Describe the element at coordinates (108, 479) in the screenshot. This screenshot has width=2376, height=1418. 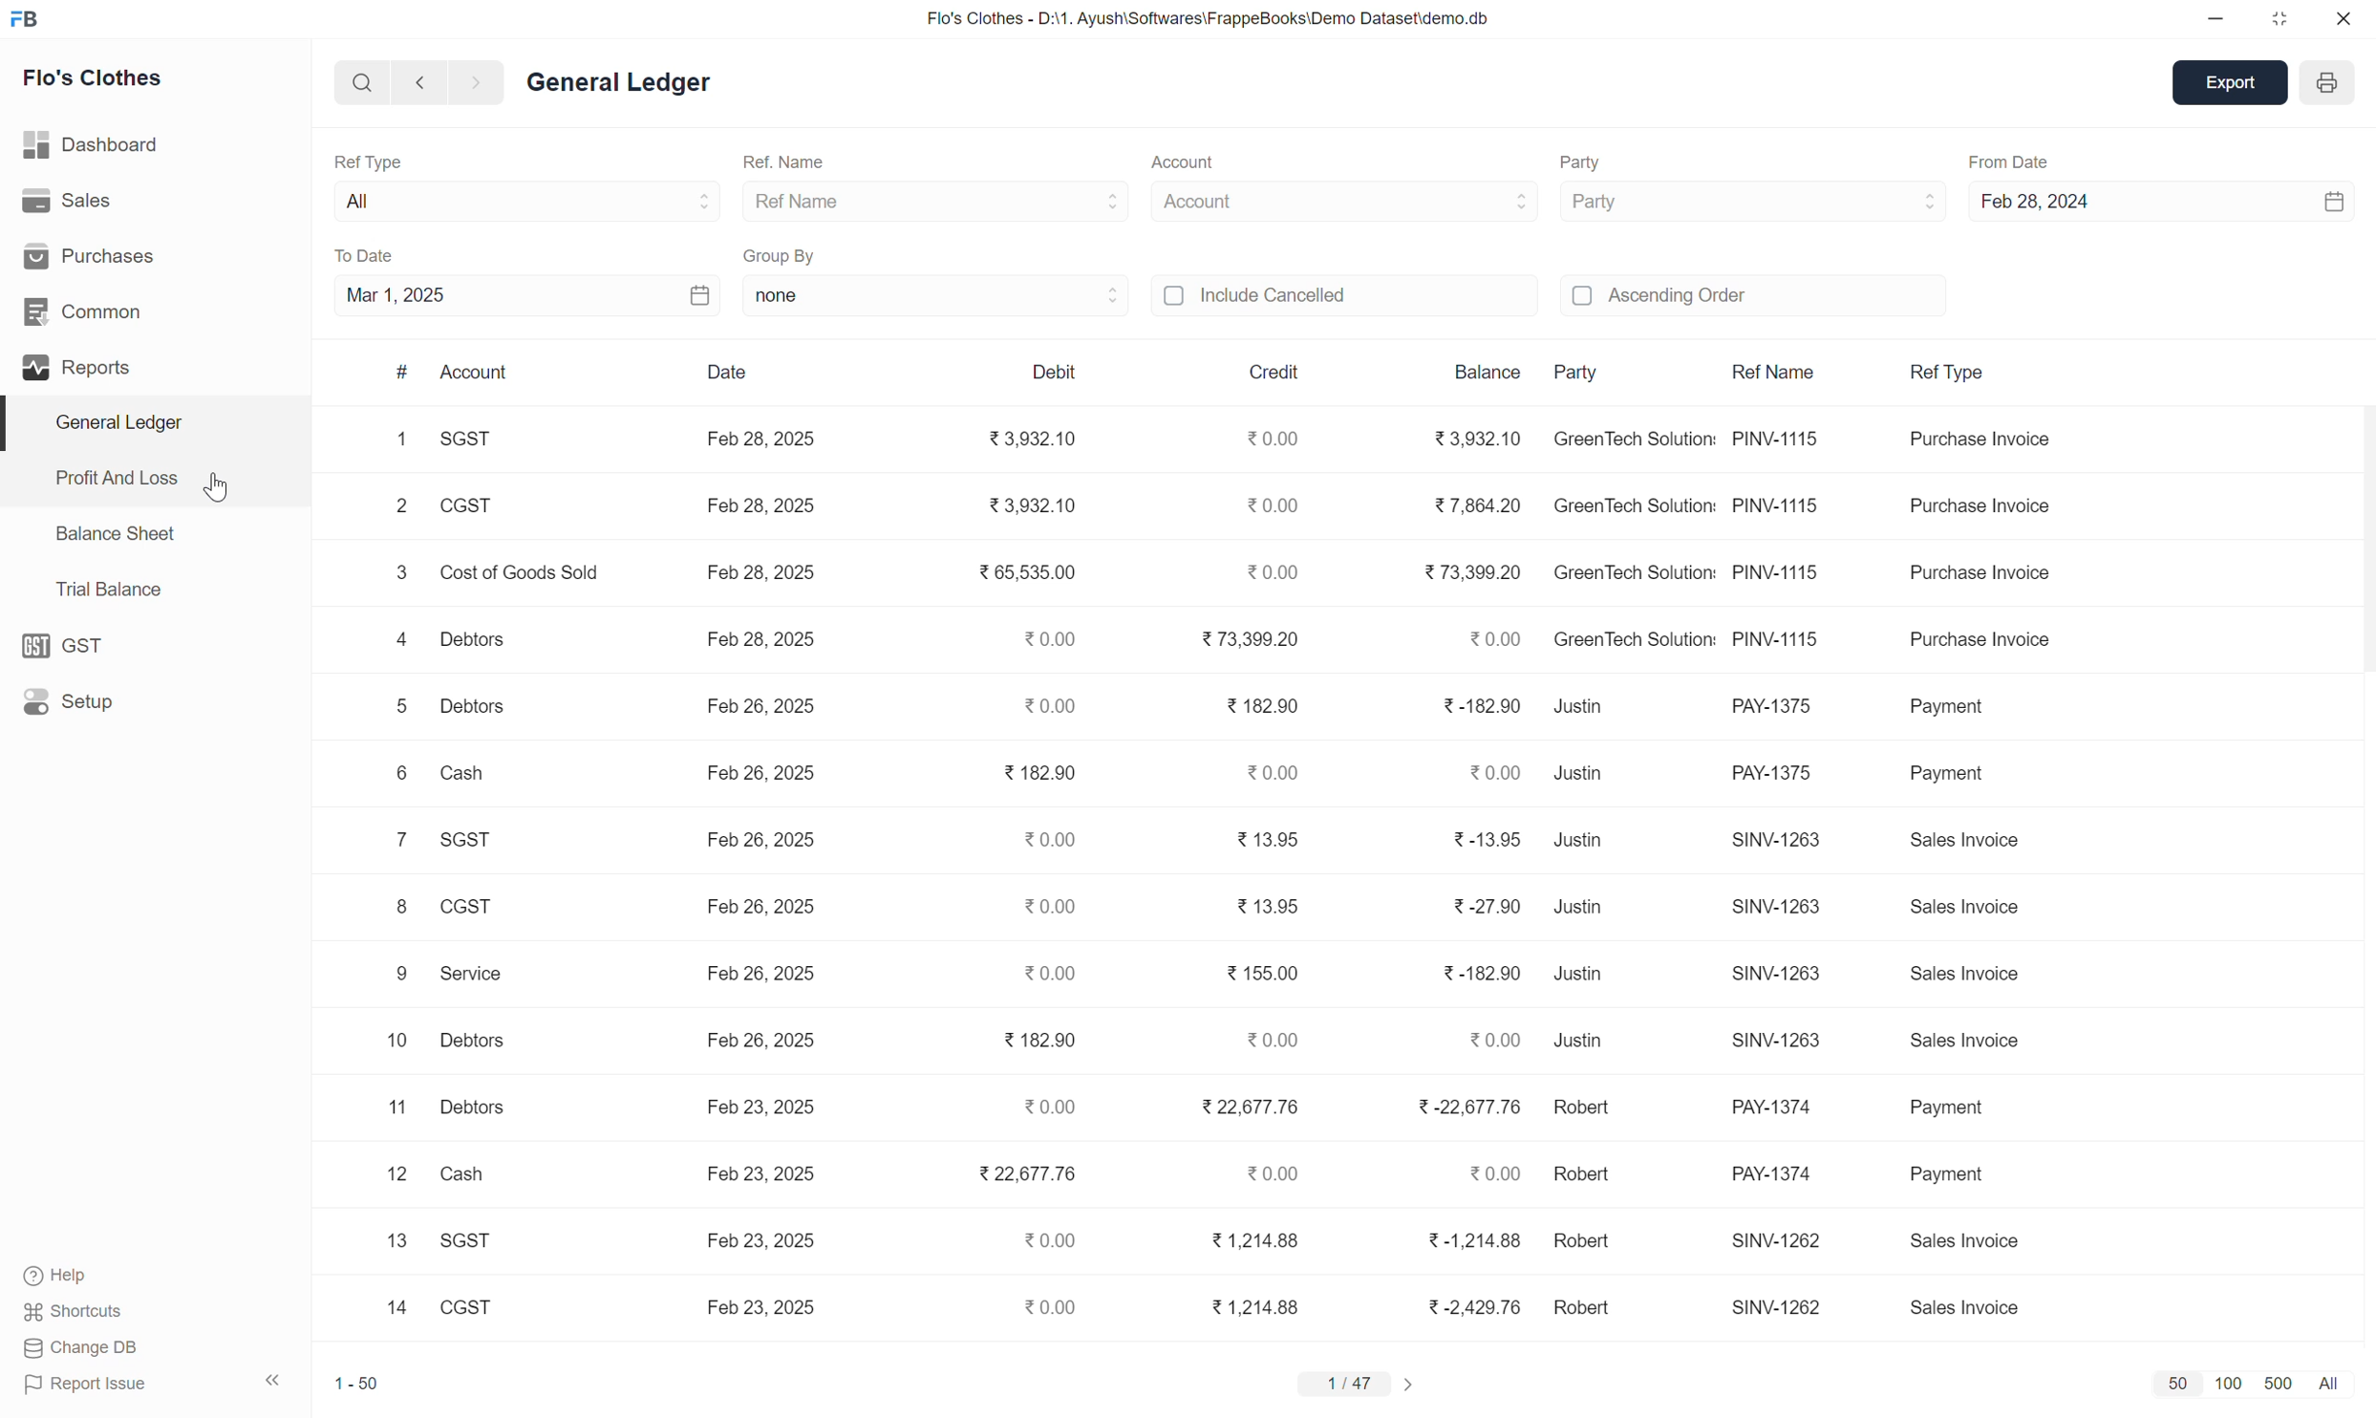
I see `Profit And Loss` at that location.